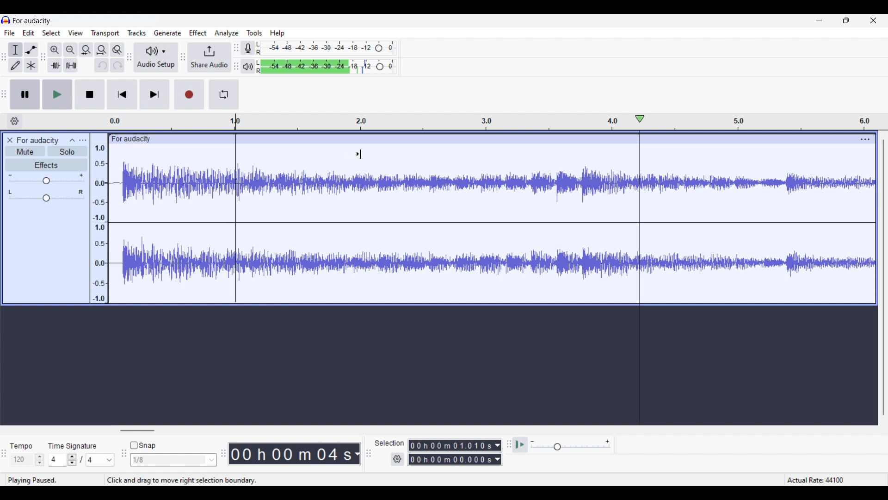  Describe the element at coordinates (102, 50) in the screenshot. I see `Fit track to width` at that location.